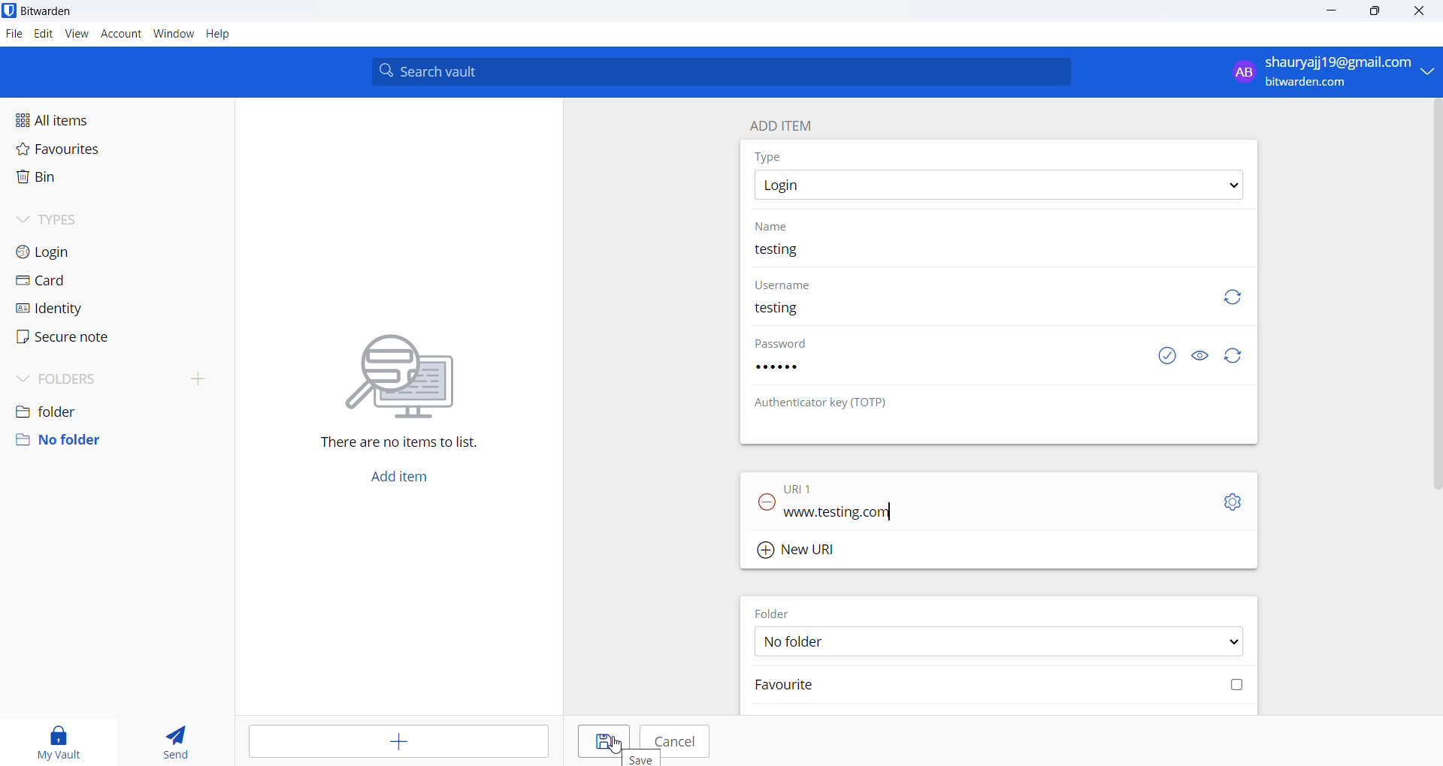 Image resolution: width=1443 pixels, height=766 pixels. Describe the element at coordinates (78, 182) in the screenshot. I see `bin` at that location.